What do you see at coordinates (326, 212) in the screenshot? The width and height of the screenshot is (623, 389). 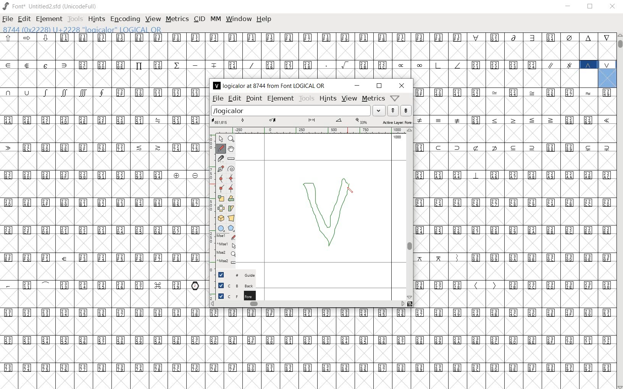 I see `designing logical OR glyph` at bounding box center [326, 212].